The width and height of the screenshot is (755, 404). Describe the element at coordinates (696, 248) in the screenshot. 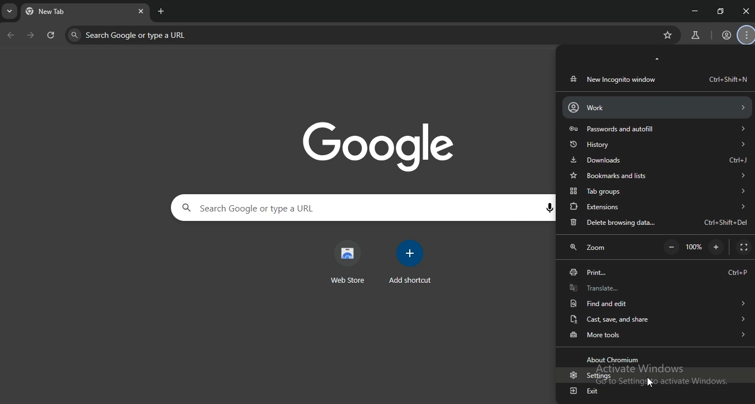

I see `100%` at that location.